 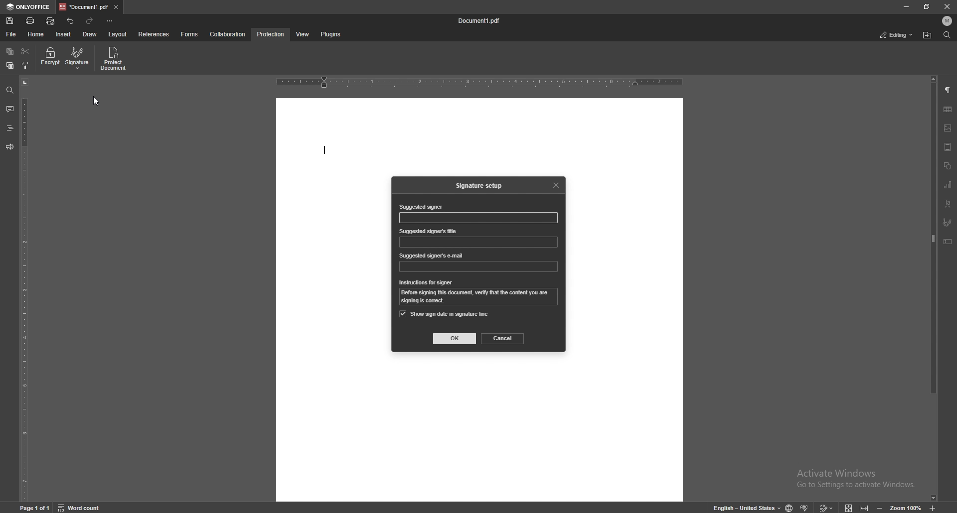 What do you see at coordinates (432, 256) in the screenshot?
I see `suggested signer's email` at bounding box center [432, 256].